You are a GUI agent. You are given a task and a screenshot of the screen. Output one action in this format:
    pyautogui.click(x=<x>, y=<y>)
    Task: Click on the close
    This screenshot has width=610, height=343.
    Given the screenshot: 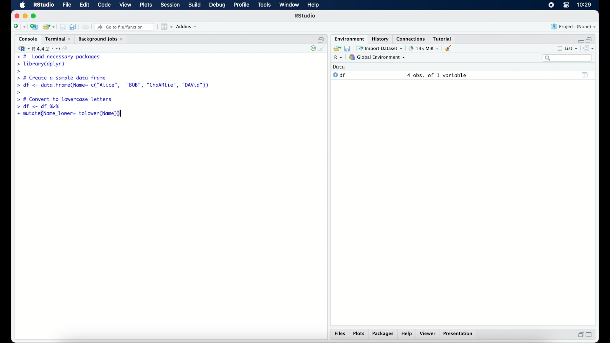 What is the action you would take?
    pyautogui.click(x=17, y=16)
    